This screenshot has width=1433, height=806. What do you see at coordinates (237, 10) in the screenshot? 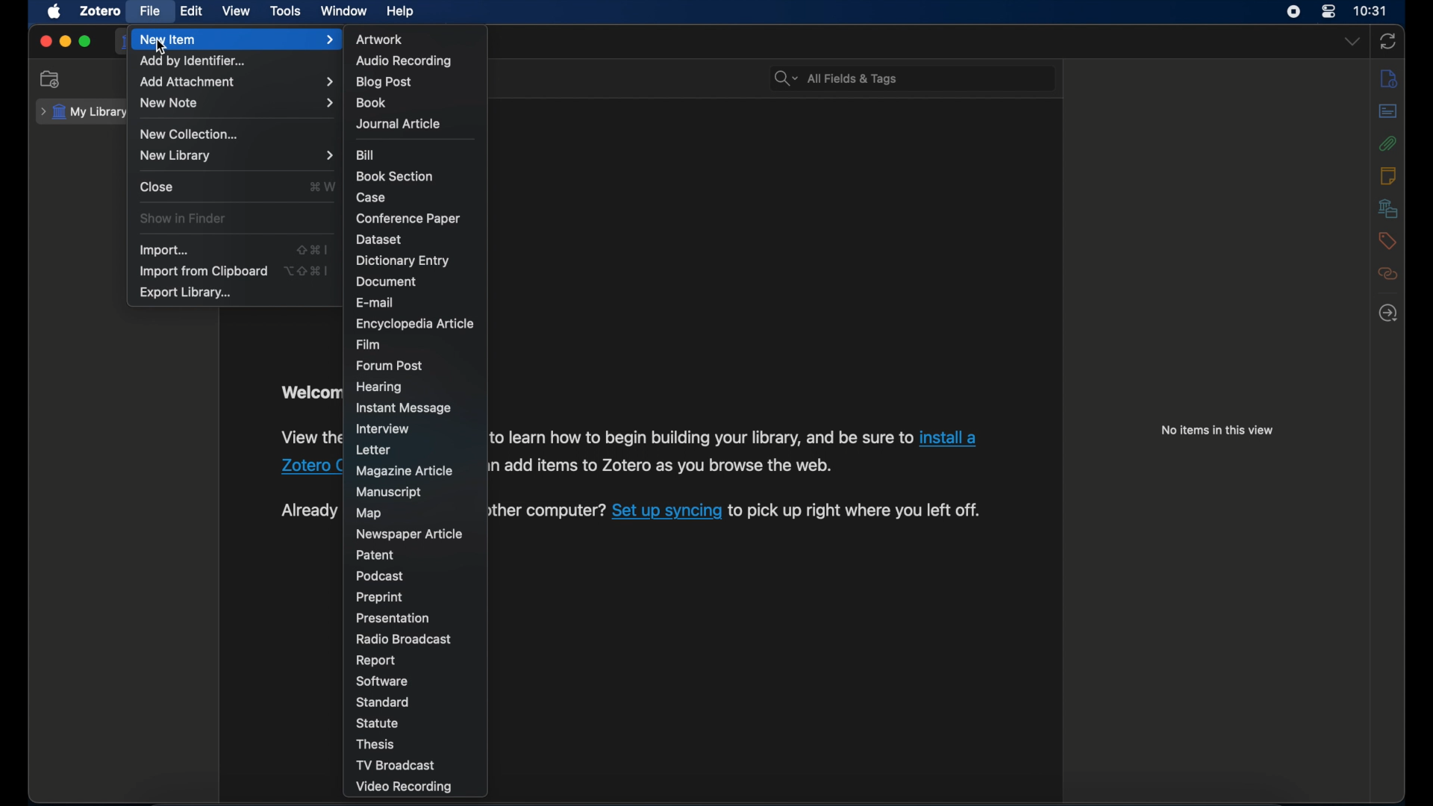
I see `view` at bounding box center [237, 10].